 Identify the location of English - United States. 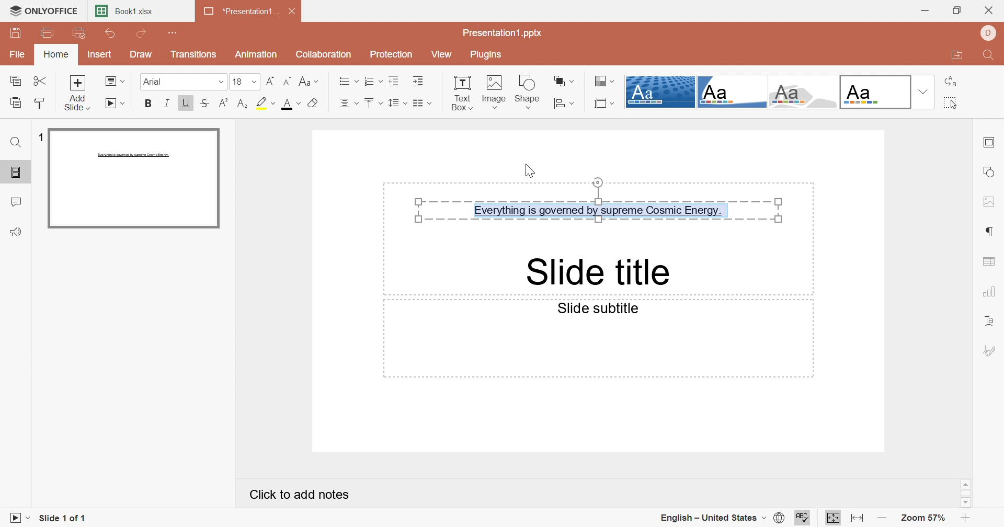
(713, 518).